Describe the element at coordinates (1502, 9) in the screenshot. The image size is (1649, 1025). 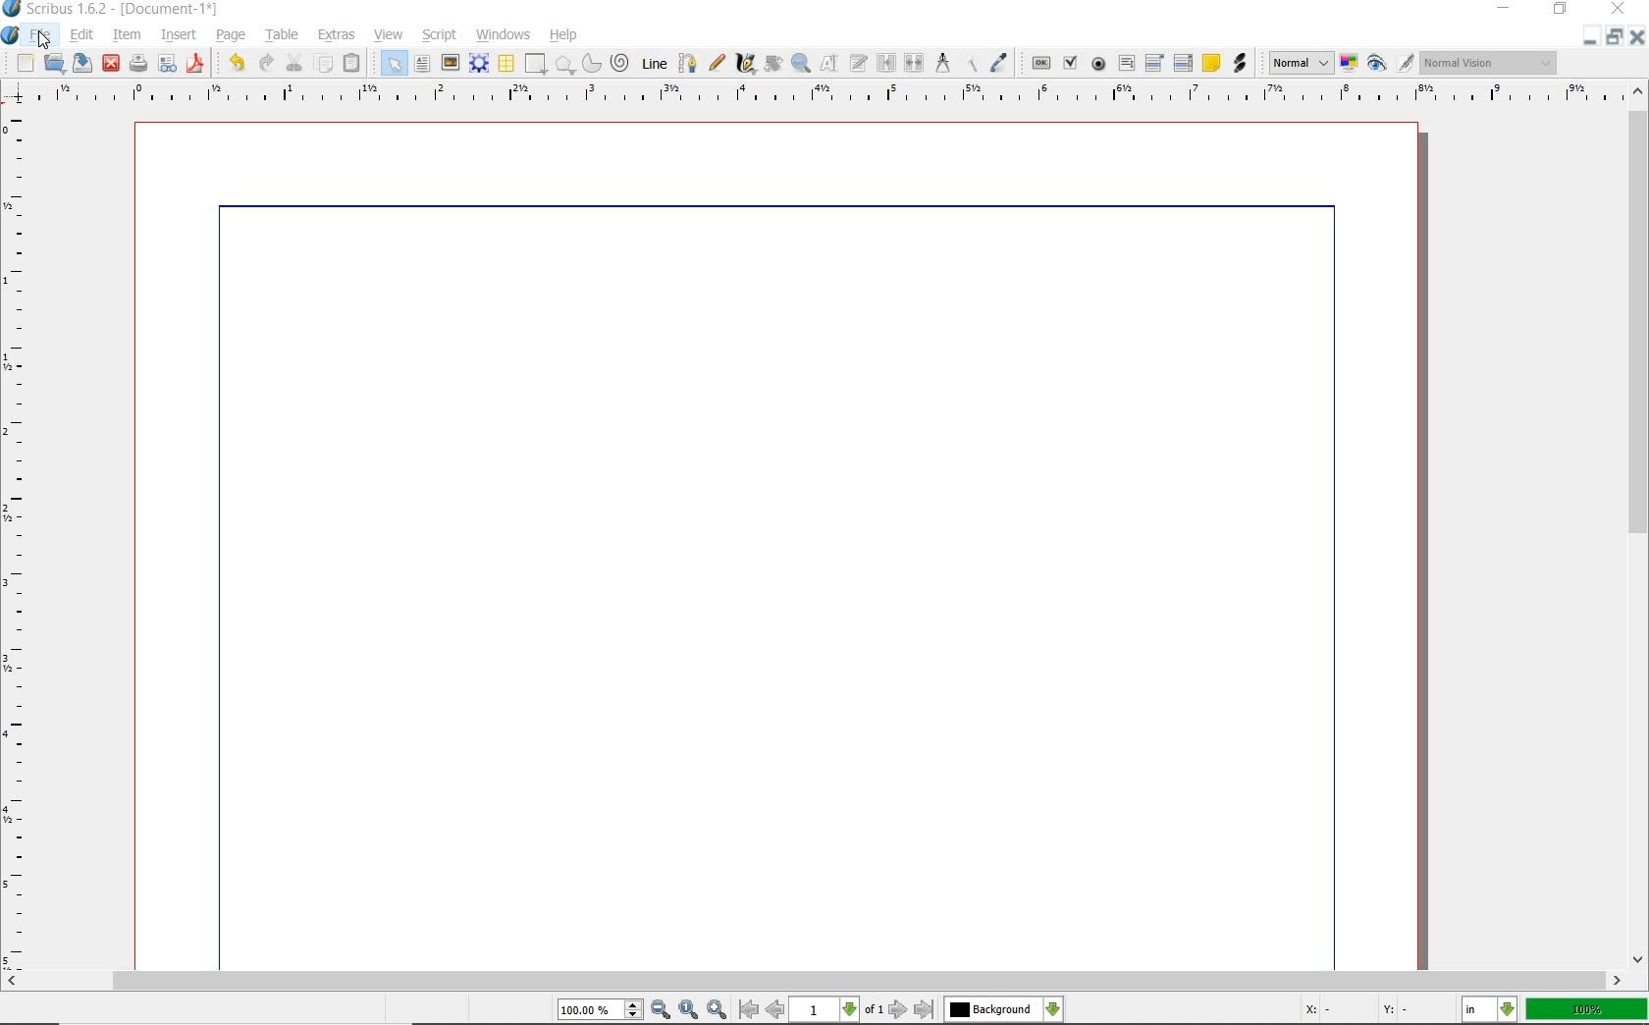
I see `minimize` at that location.